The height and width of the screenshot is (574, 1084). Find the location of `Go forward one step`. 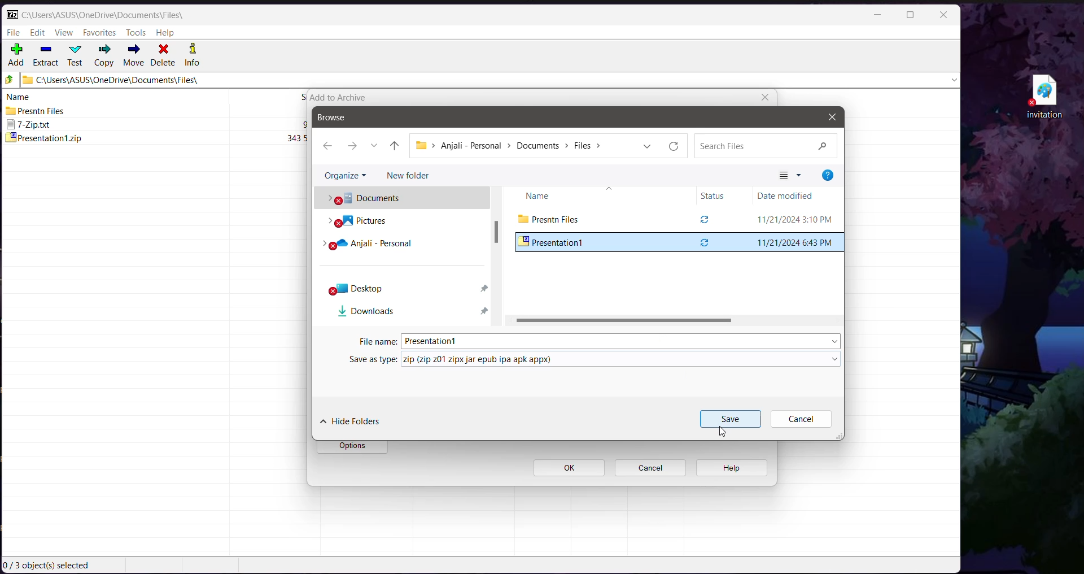

Go forward one step is located at coordinates (354, 146).